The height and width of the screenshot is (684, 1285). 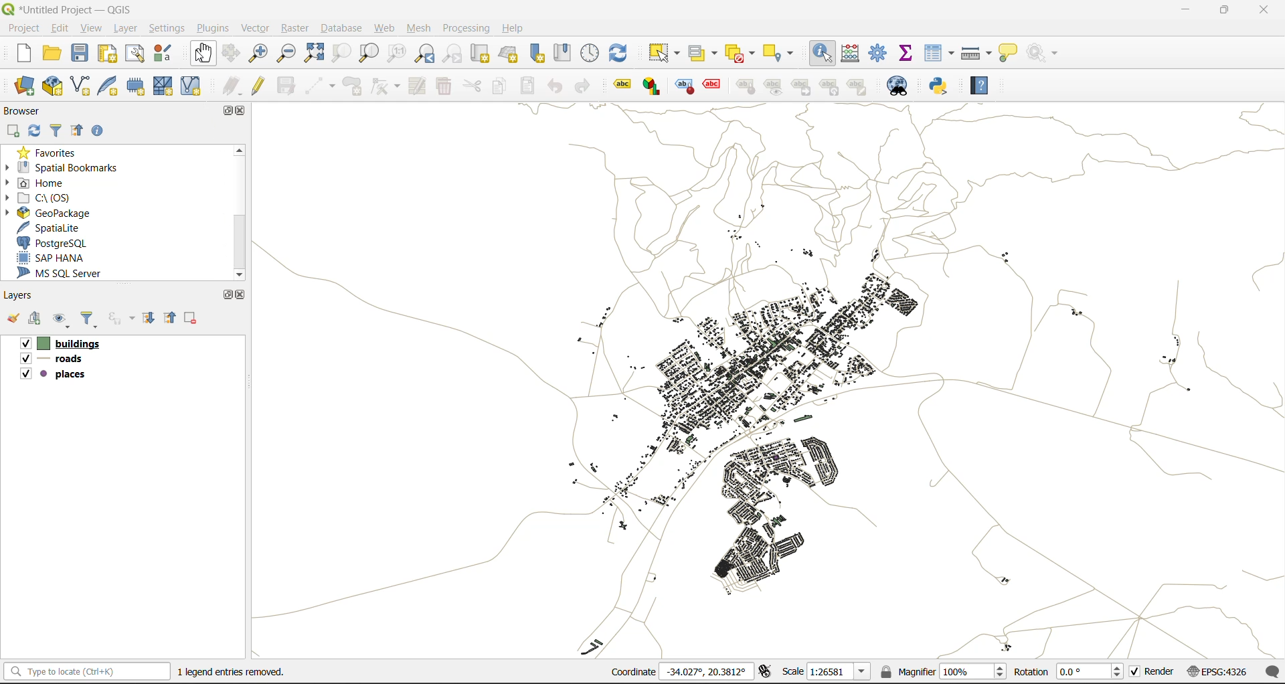 What do you see at coordinates (243, 113) in the screenshot?
I see `close` at bounding box center [243, 113].